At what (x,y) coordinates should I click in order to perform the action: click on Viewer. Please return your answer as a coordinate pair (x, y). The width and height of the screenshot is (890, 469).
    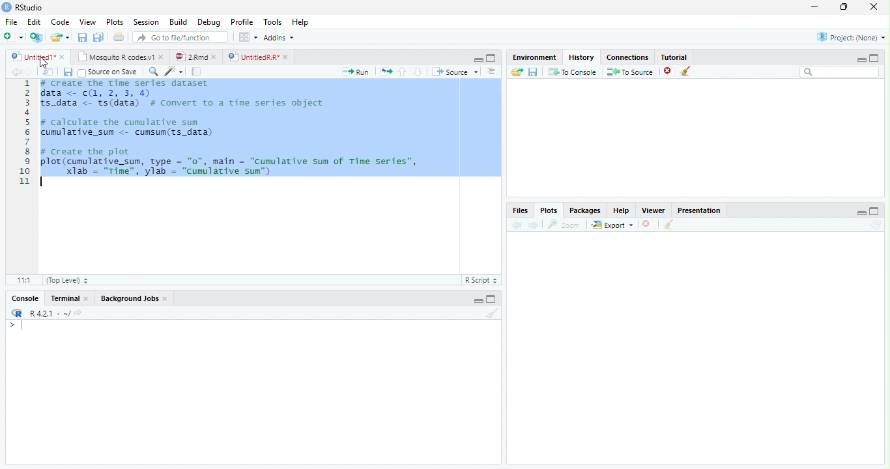
    Looking at the image, I should click on (652, 212).